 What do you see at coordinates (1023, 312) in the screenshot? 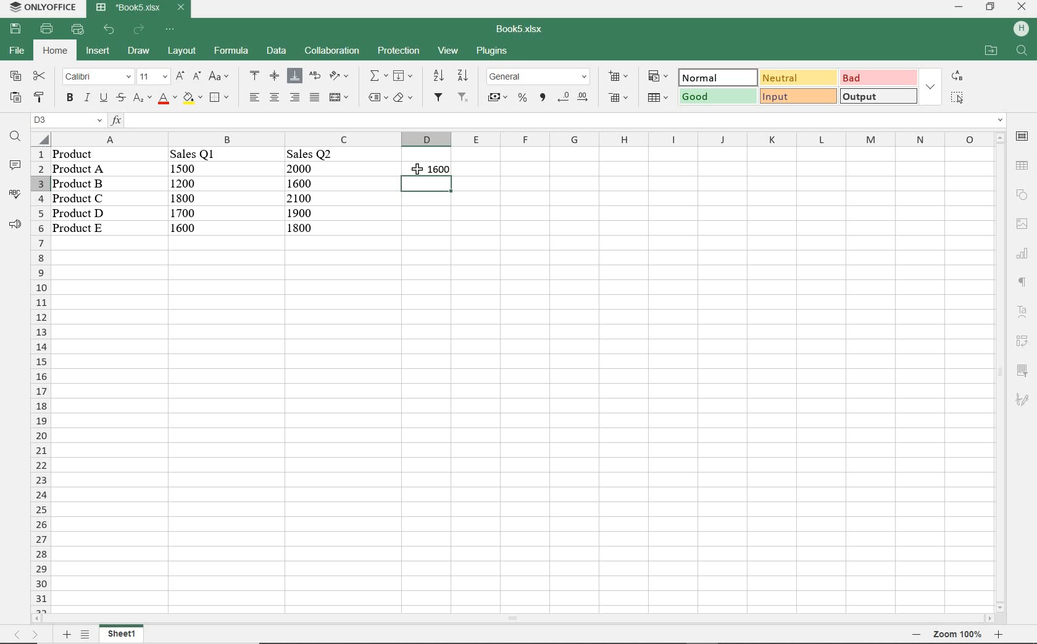
I see `text art` at bounding box center [1023, 312].